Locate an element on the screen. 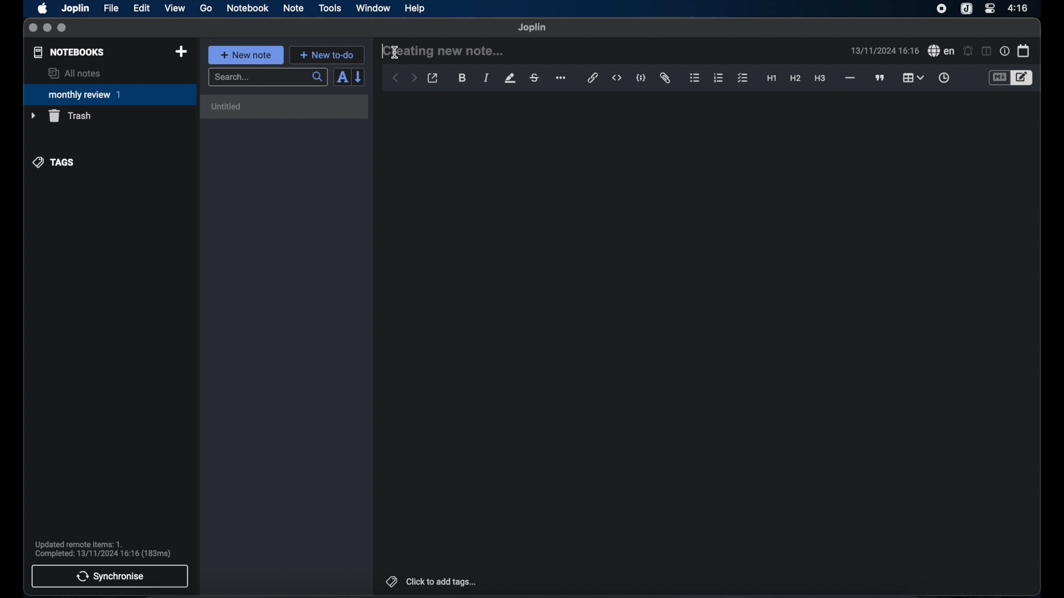 The image size is (1064, 598). open in external editor is located at coordinates (433, 79).